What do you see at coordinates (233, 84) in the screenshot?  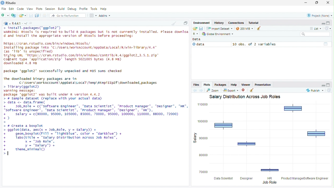 I see `help` at bounding box center [233, 84].